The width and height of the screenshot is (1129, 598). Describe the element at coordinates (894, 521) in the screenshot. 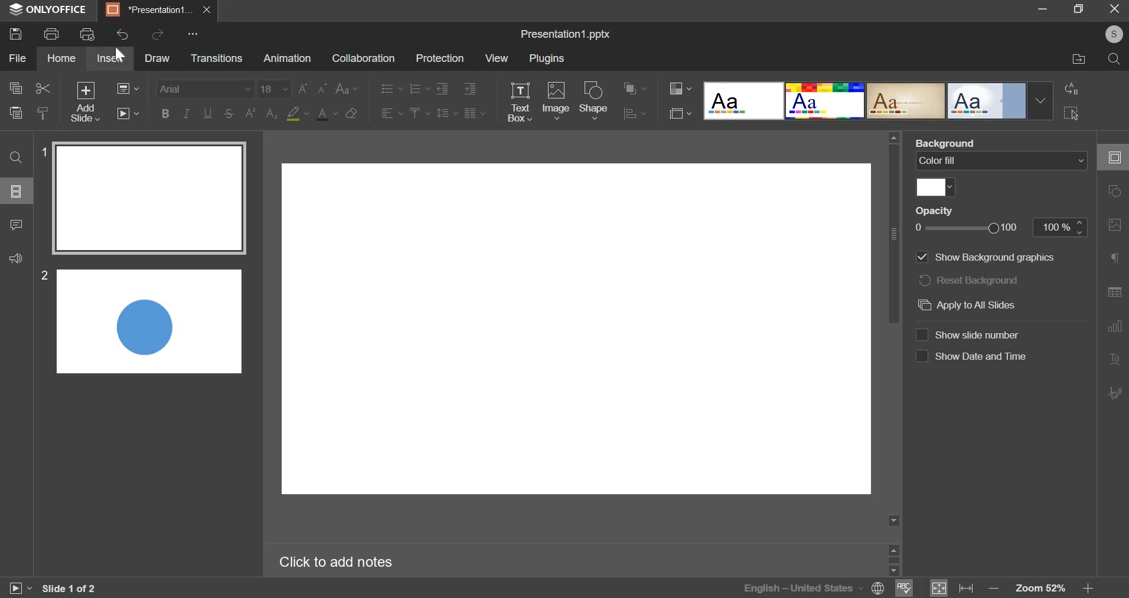

I see `scroll down` at that location.